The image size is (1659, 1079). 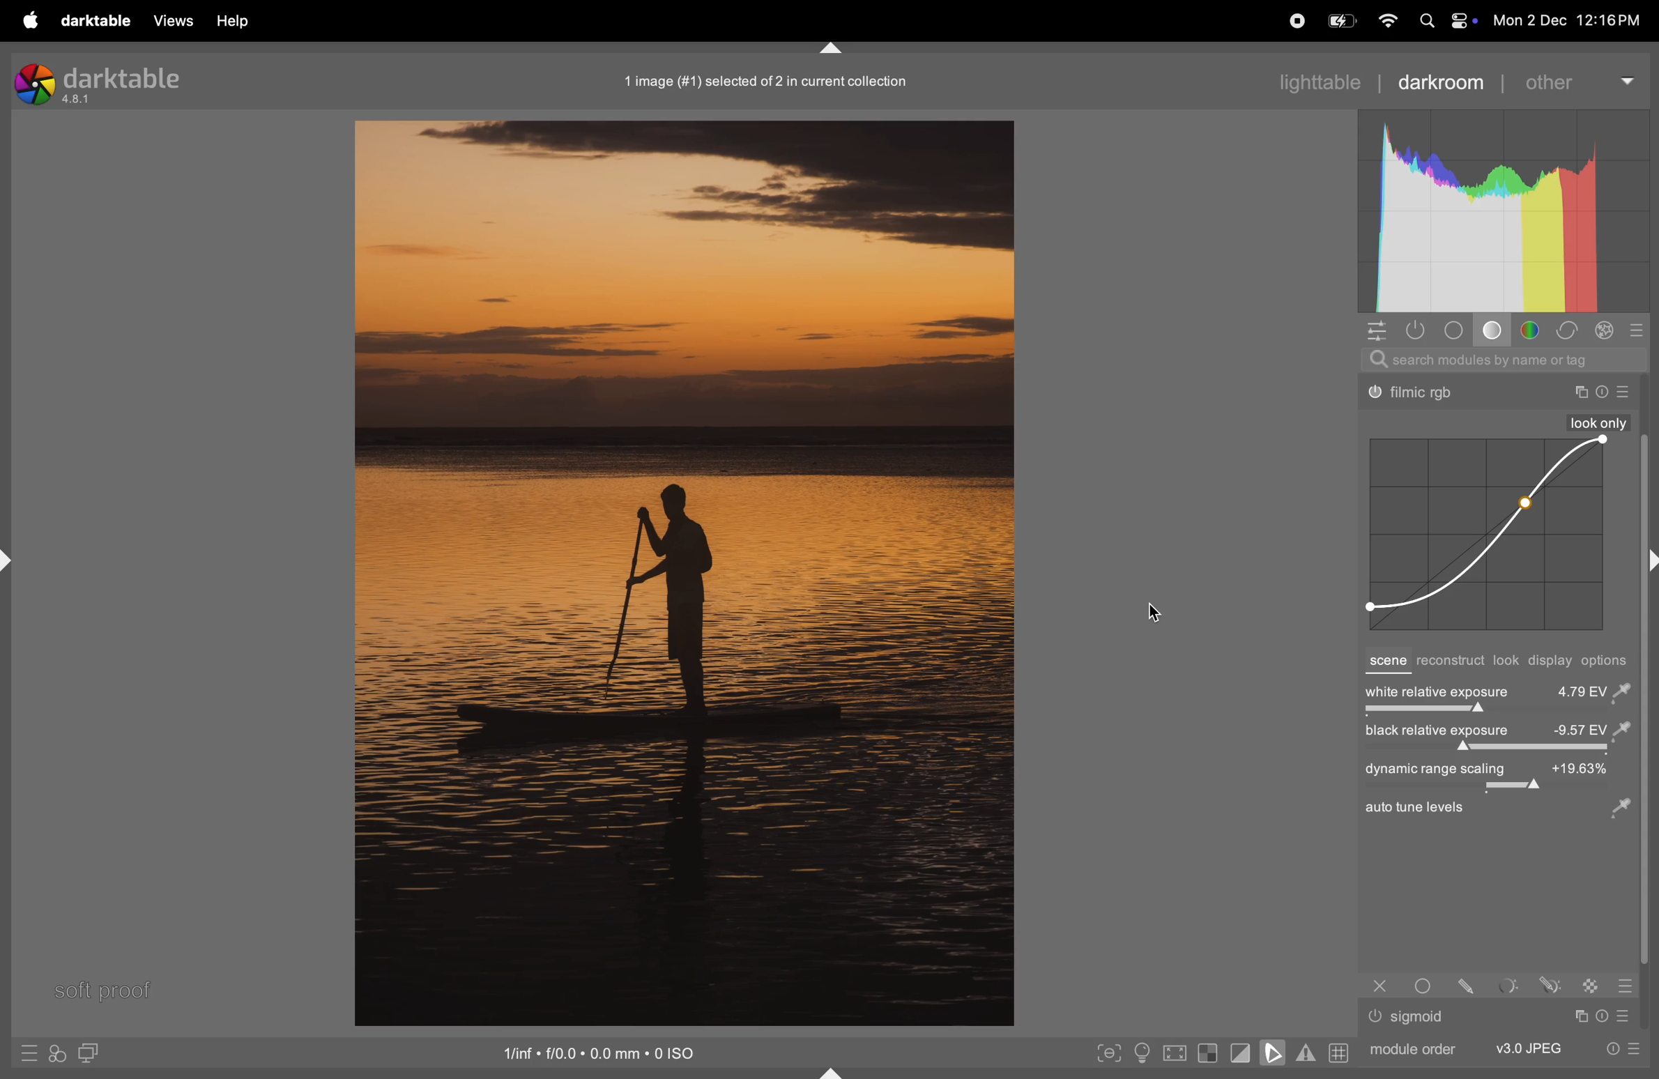 I want to click on tone , so click(x=1458, y=330).